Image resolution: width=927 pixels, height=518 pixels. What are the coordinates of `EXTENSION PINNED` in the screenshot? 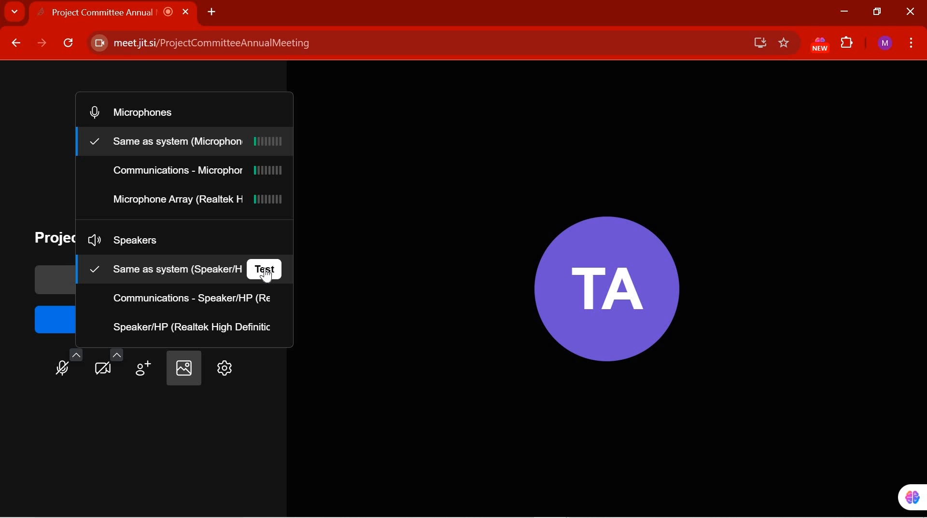 It's located at (817, 45).